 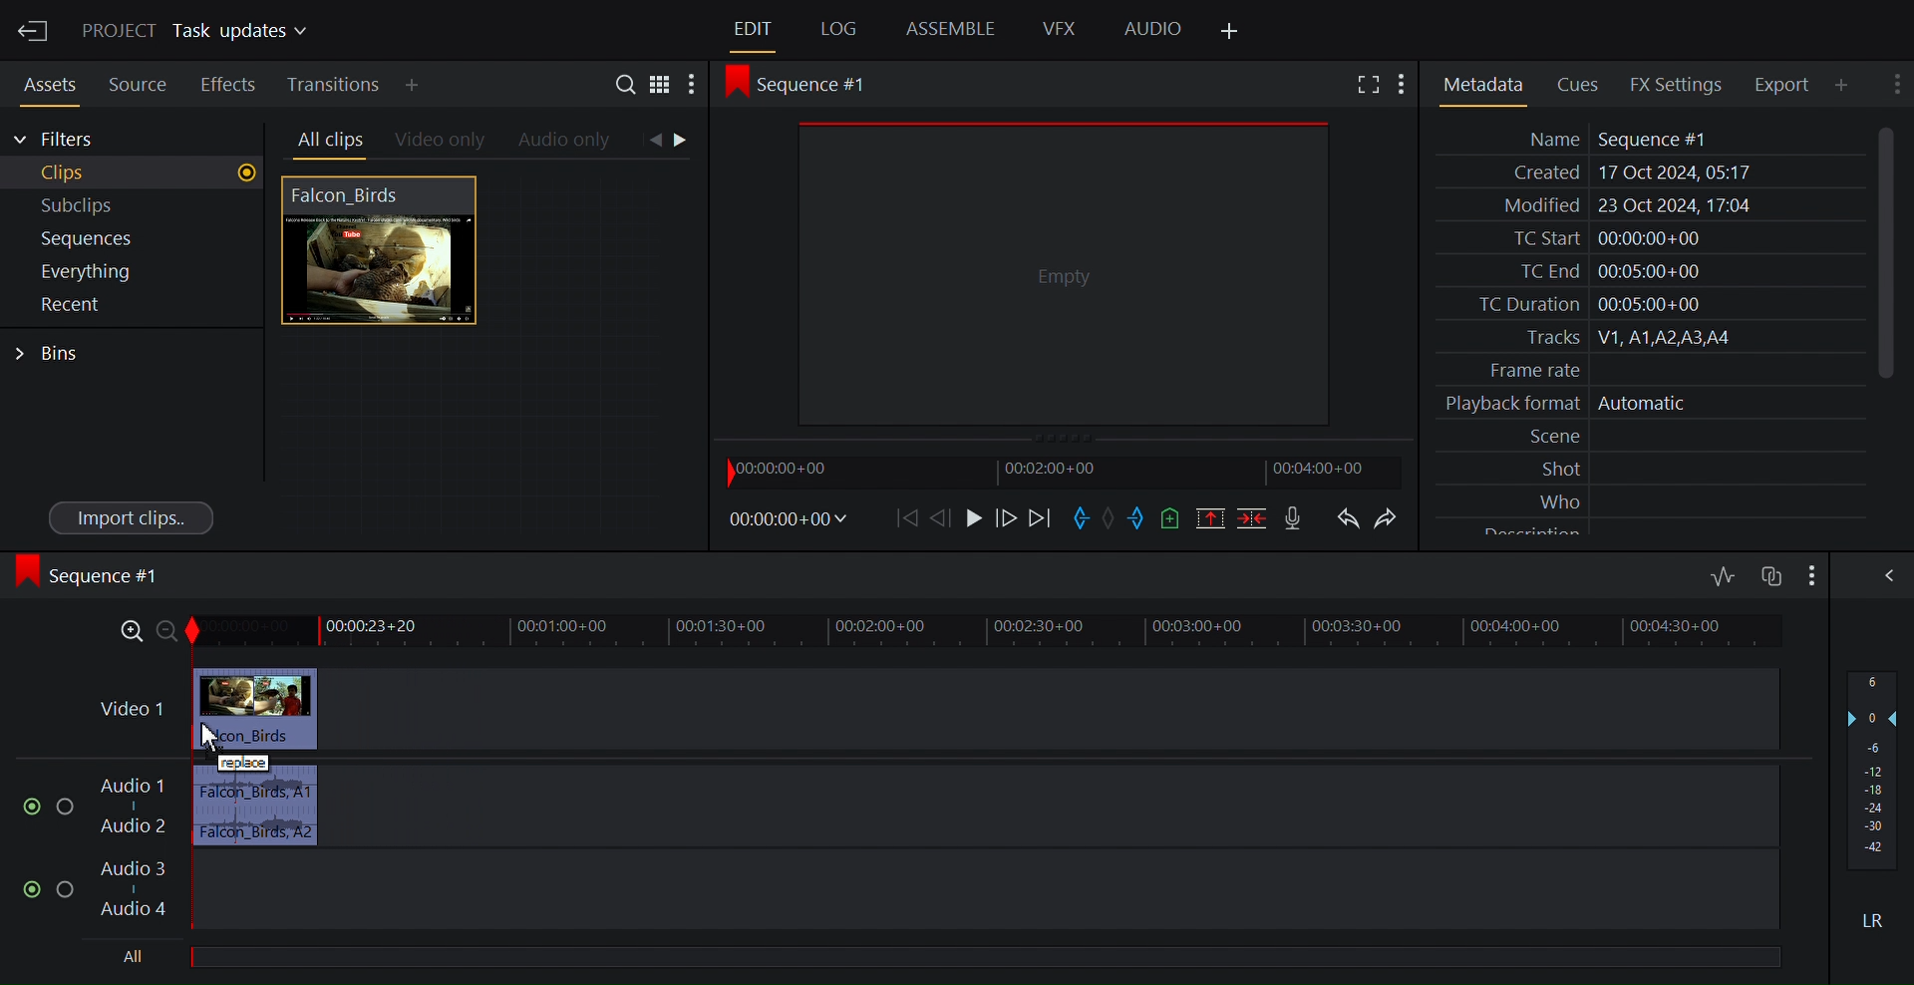 What do you see at coordinates (974, 518) in the screenshot?
I see `Play` at bounding box center [974, 518].